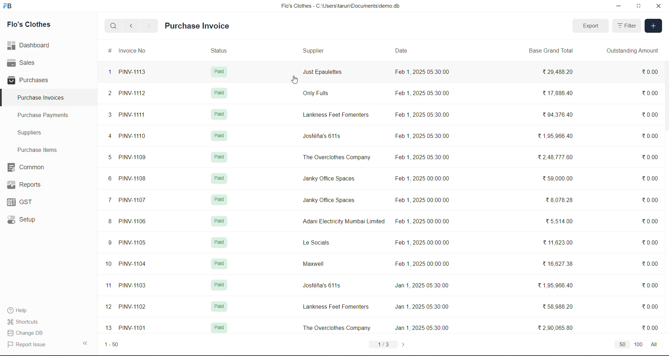 The height and width of the screenshot is (356, 669). What do you see at coordinates (652, 309) in the screenshot?
I see `₹0.00` at bounding box center [652, 309].